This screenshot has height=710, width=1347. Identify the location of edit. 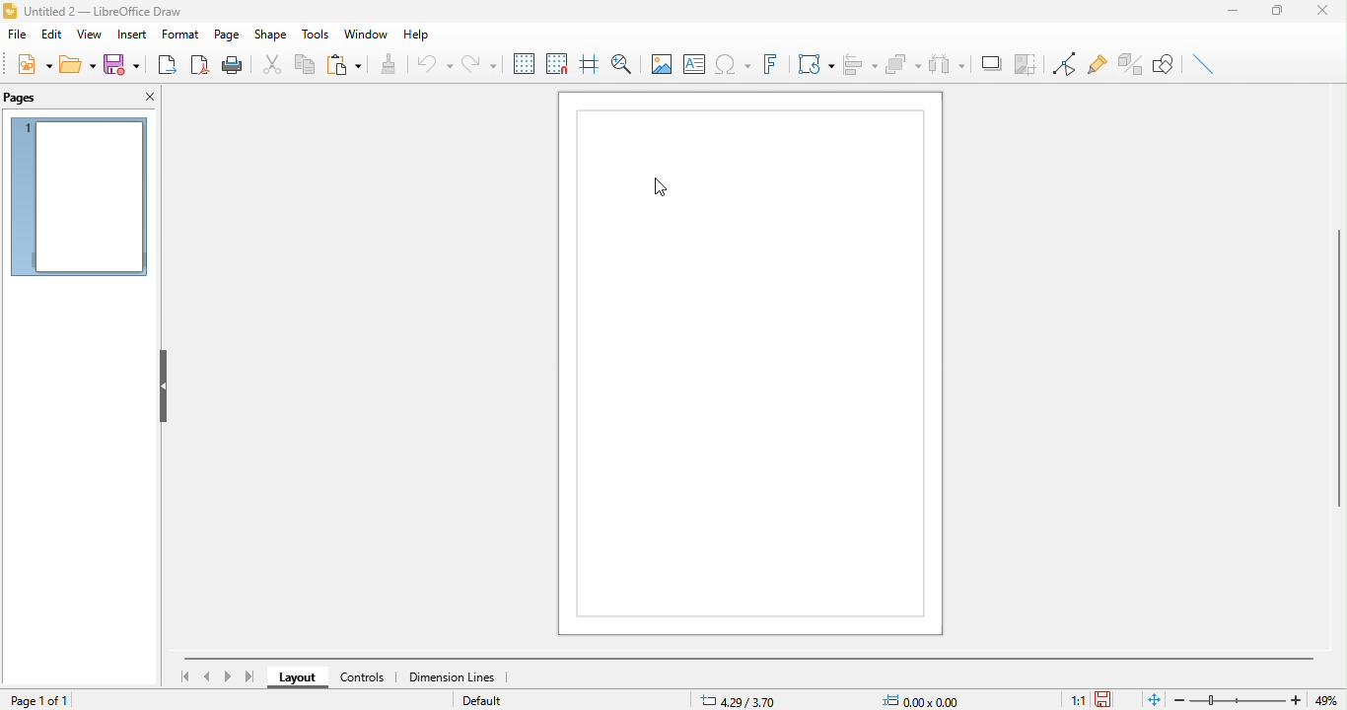
(47, 36).